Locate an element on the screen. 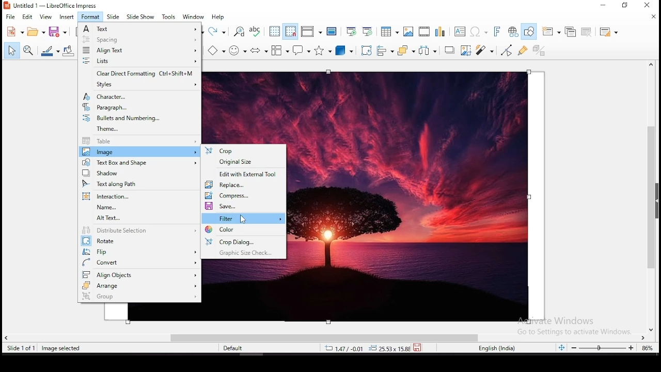  styles is located at coordinates (140, 85).